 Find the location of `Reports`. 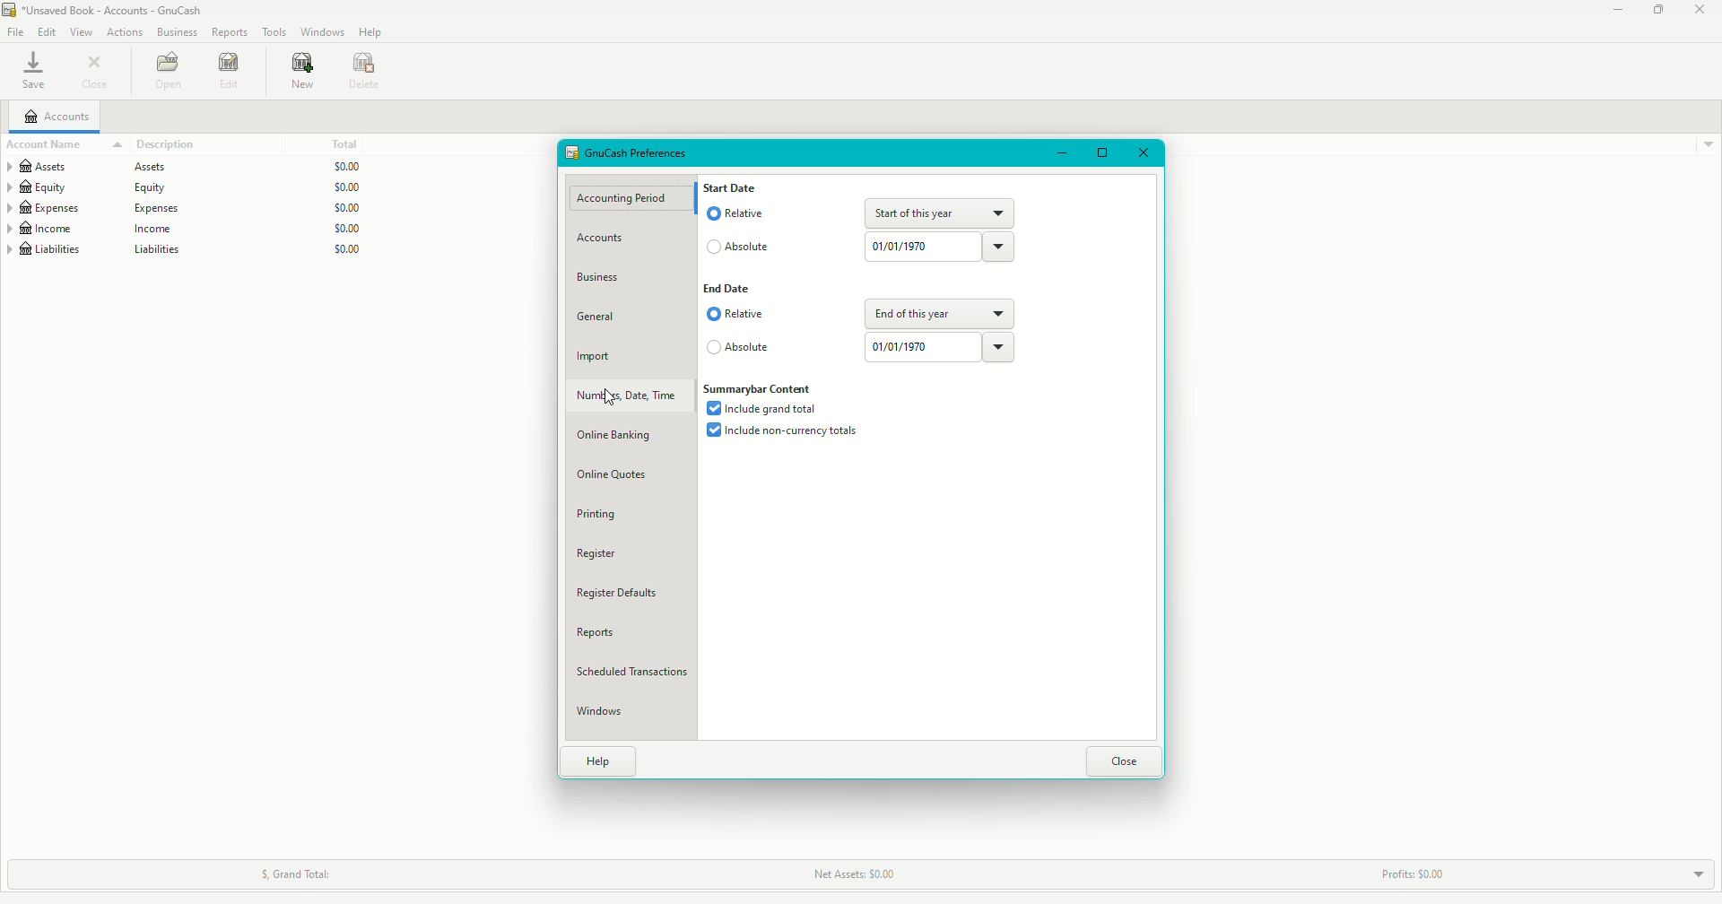

Reports is located at coordinates (602, 634).